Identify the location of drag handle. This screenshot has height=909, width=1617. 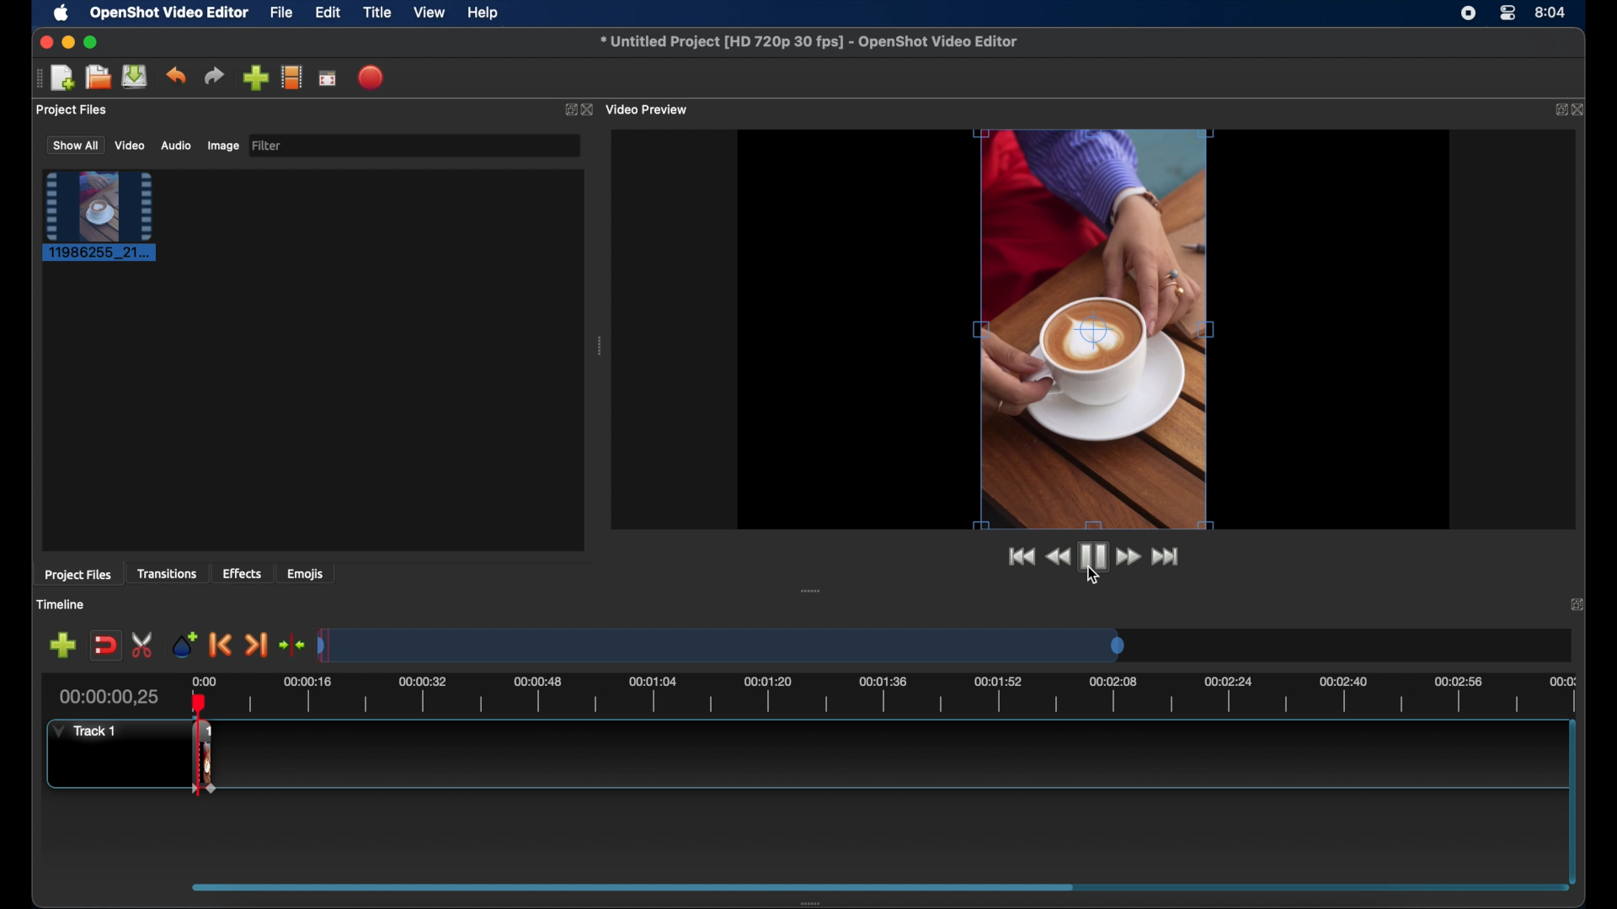
(812, 590).